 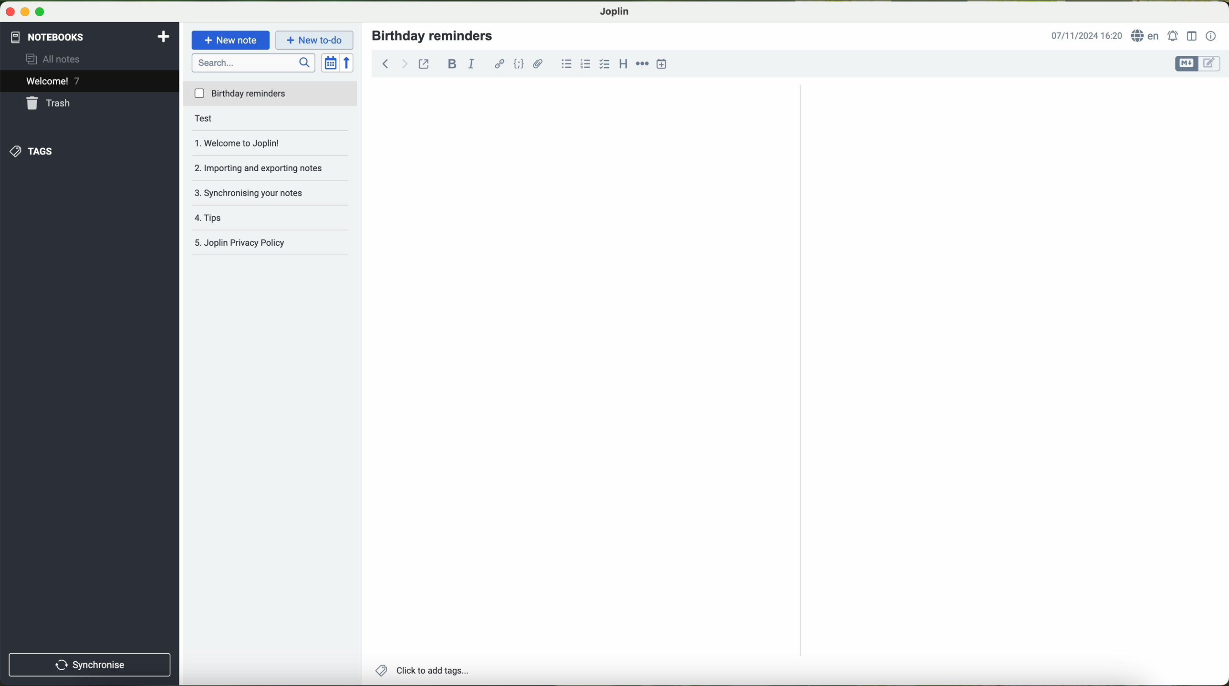 What do you see at coordinates (241, 240) in the screenshot?
I see `Joplin privacy policy` at bounding box center [241, 240].